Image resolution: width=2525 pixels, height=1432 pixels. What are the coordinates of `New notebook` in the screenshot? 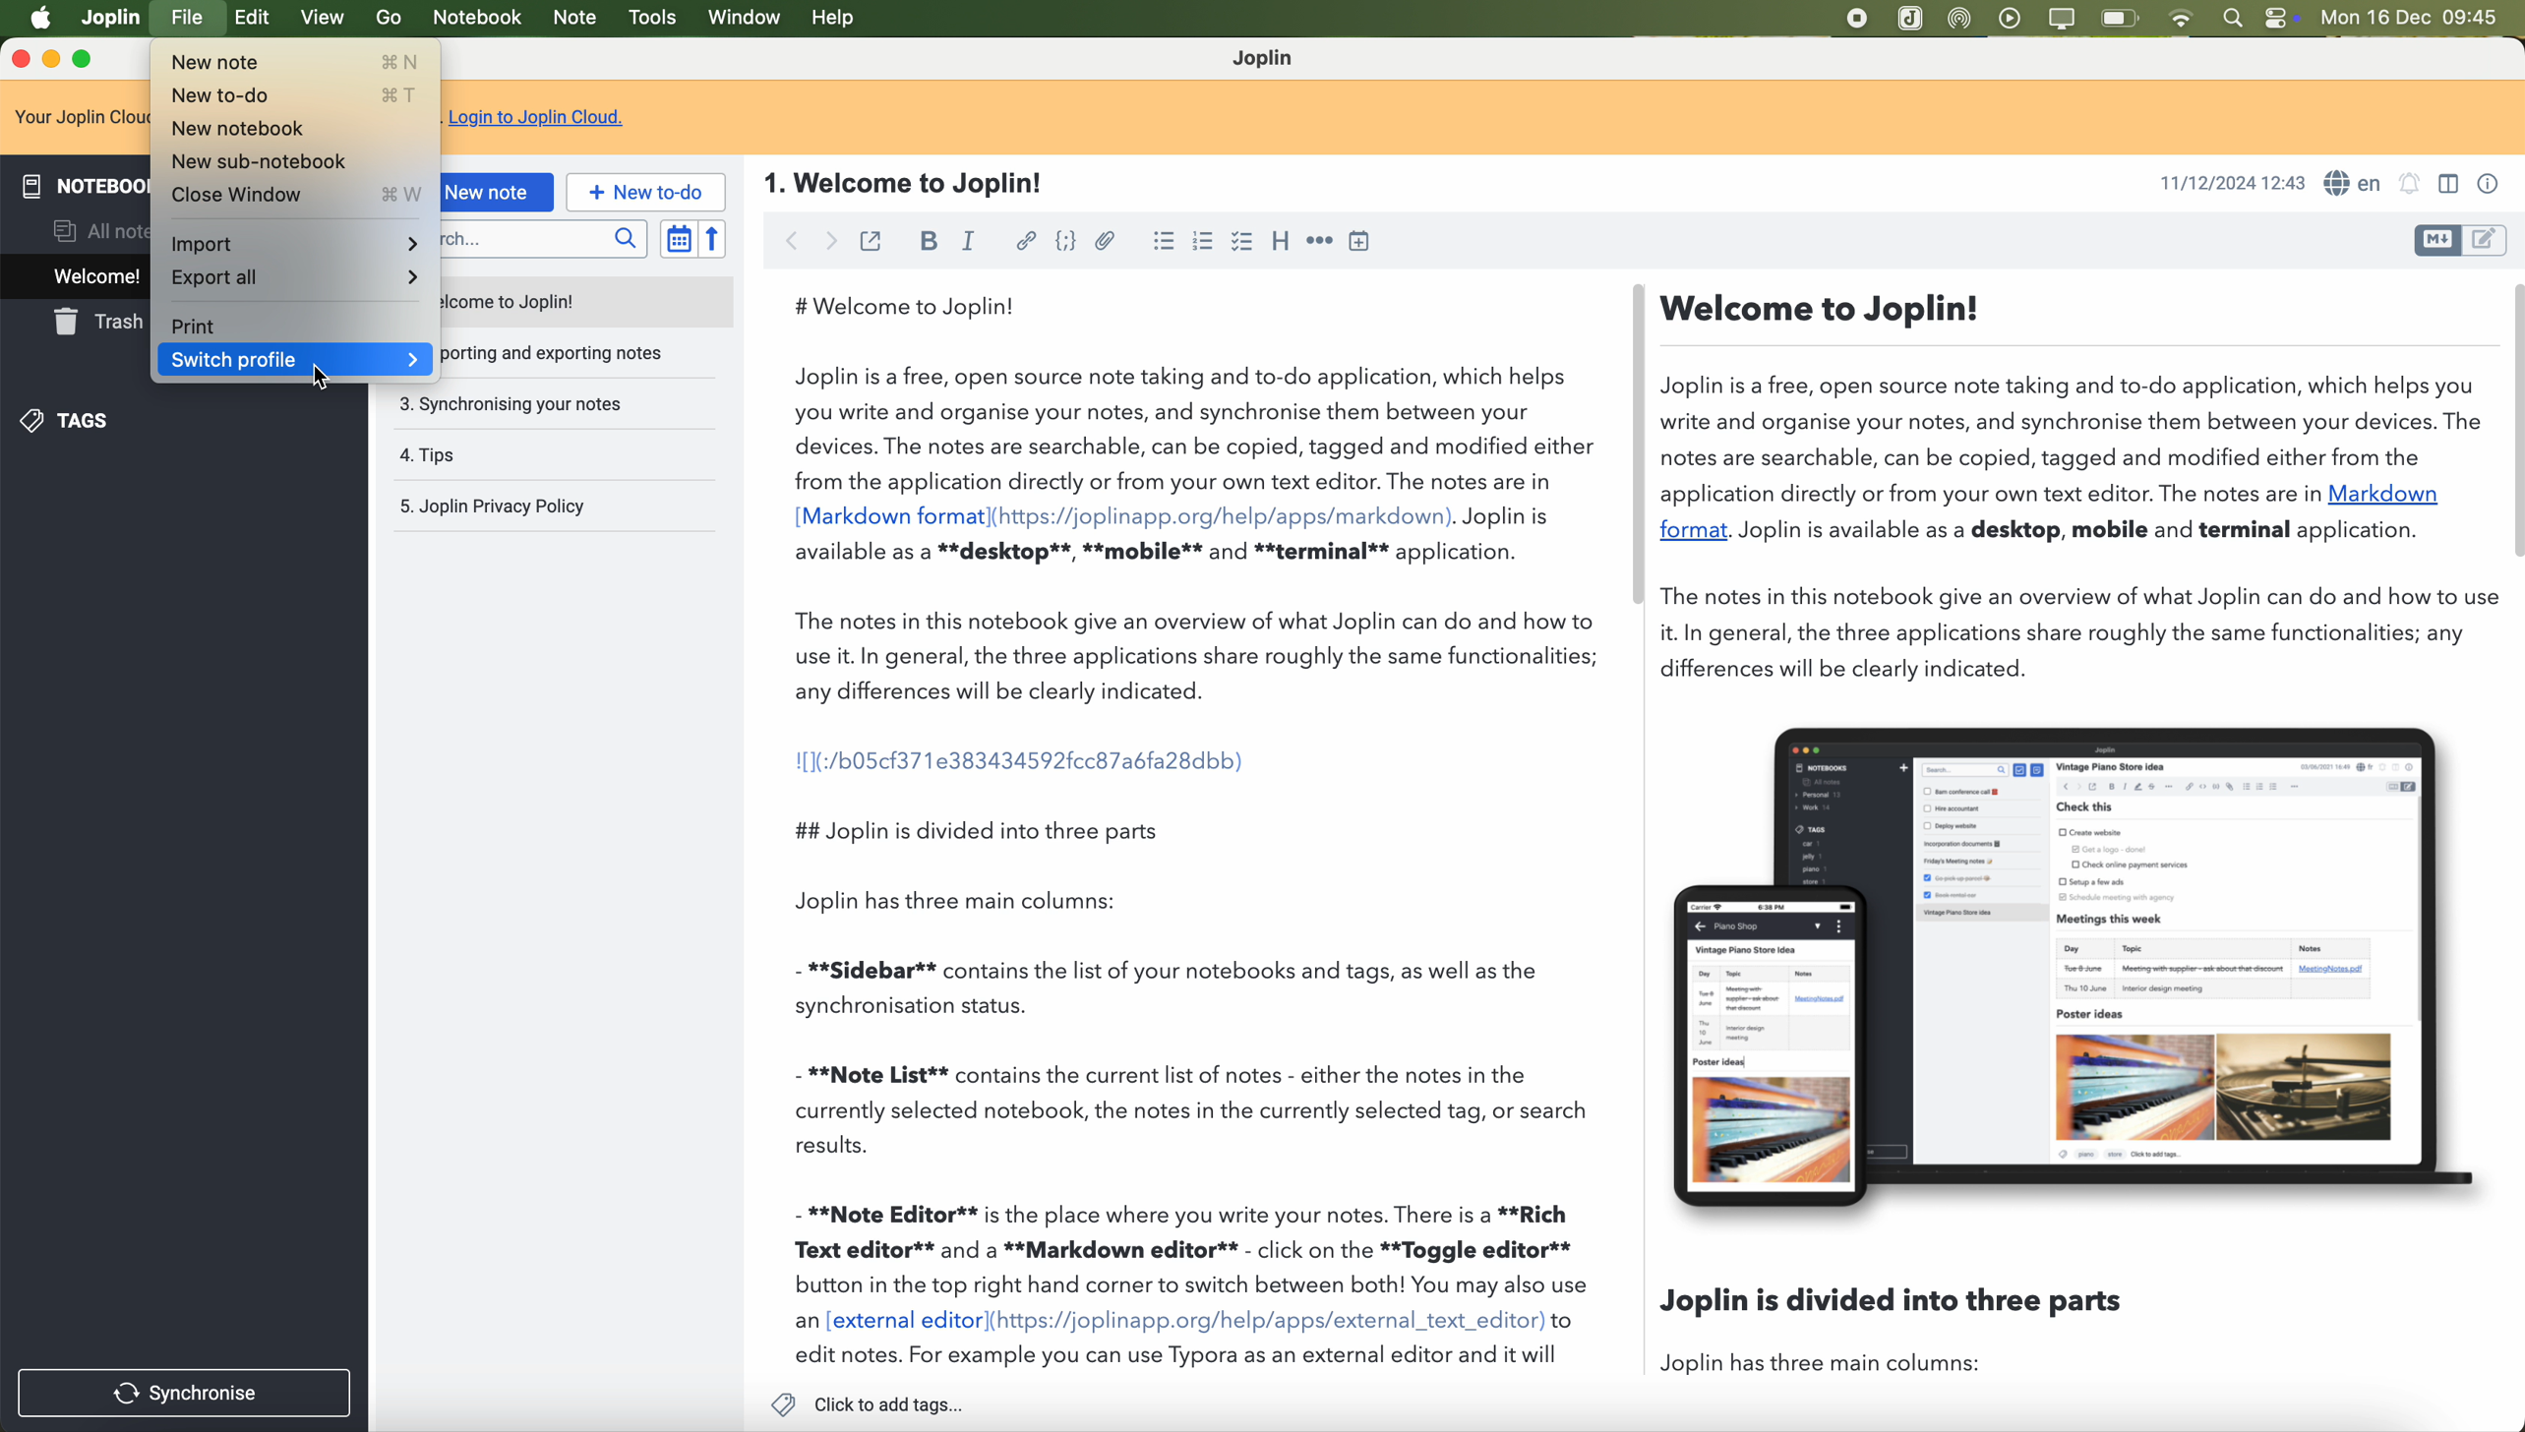 It's located at (297, 127).